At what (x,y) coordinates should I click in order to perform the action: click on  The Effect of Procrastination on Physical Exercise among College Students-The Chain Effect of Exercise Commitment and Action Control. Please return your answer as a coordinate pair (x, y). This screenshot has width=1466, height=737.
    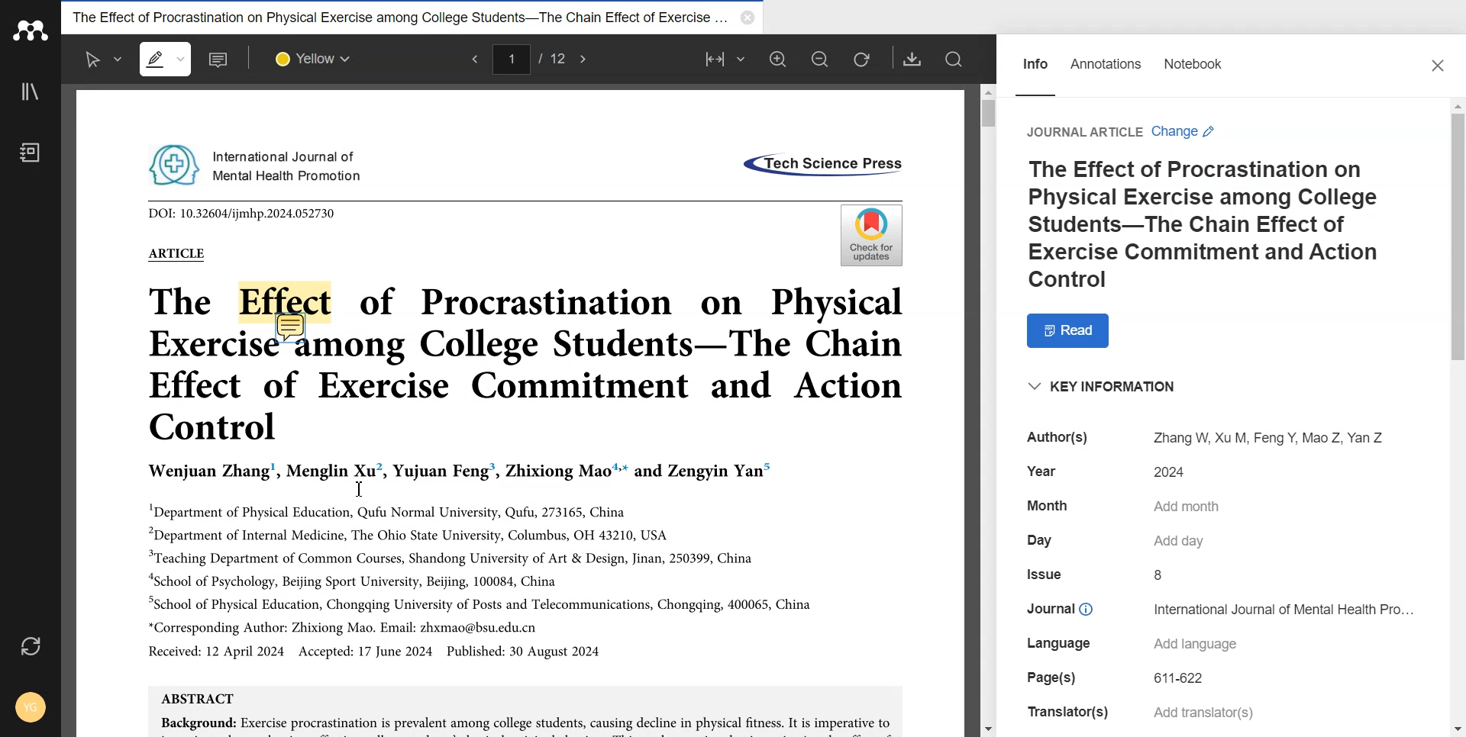
    Looking at the image, I should click on (1216, 225).